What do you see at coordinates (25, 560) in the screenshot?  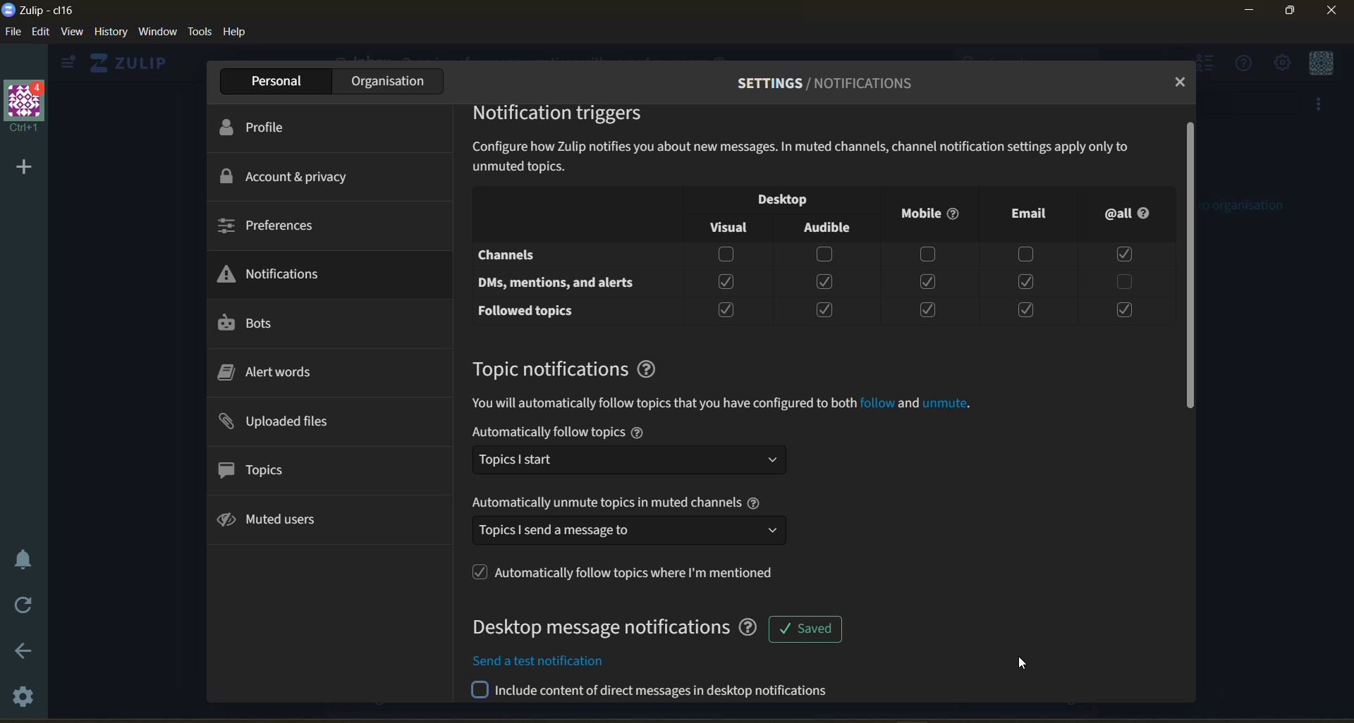 I see `enable do not disturb` at bounding box center [25, 560].